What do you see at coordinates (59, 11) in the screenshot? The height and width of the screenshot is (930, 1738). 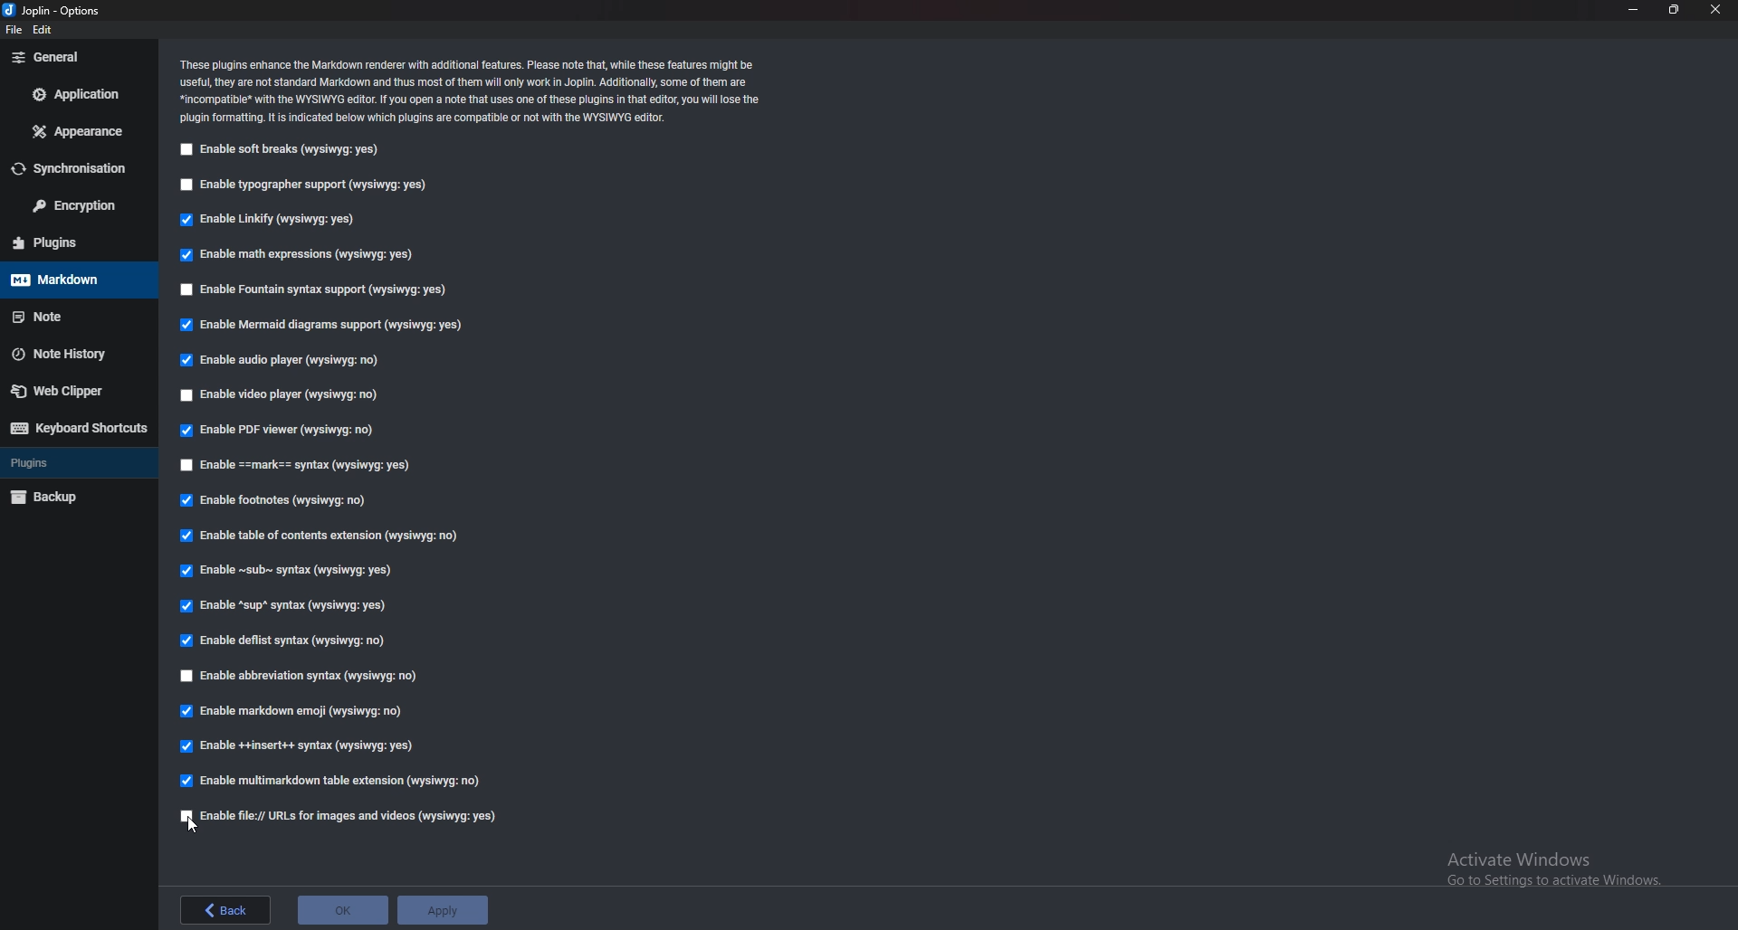 I see `joplin` at bounding box center [59, 11].